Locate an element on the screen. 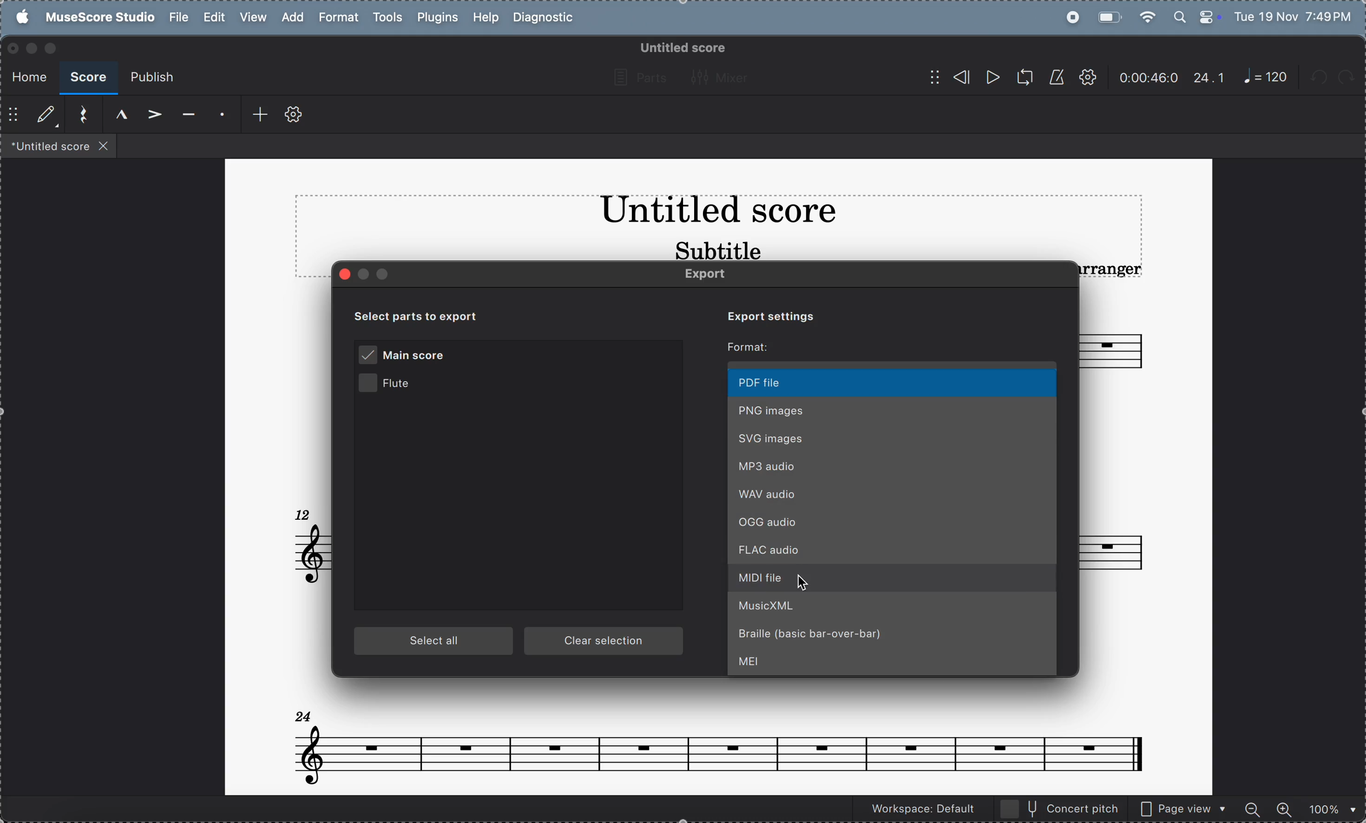 The height and width of the screenshot is (823, 1366). mixer is located at coordinates (723, 77).